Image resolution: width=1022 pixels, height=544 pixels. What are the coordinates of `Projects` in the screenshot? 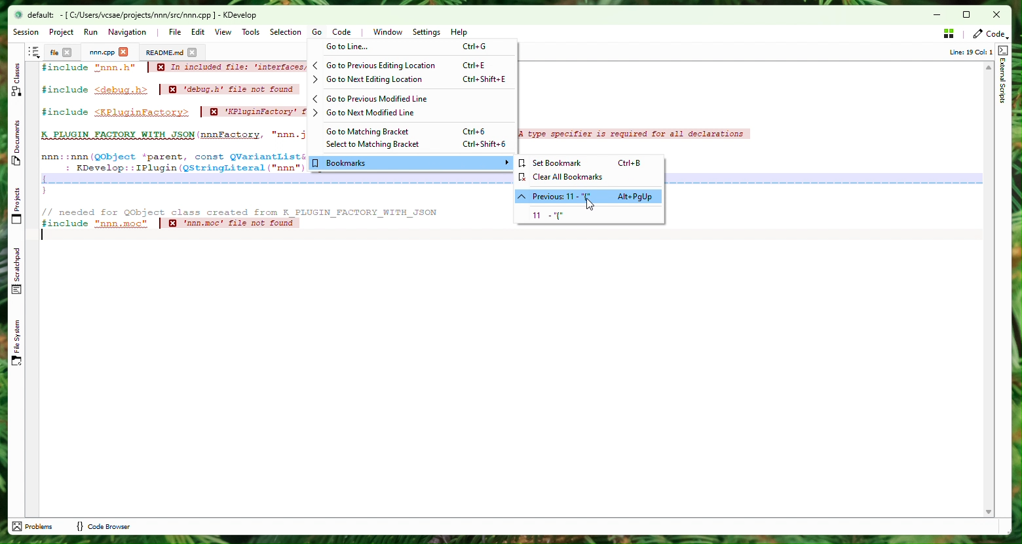 It's located at (18, 206).